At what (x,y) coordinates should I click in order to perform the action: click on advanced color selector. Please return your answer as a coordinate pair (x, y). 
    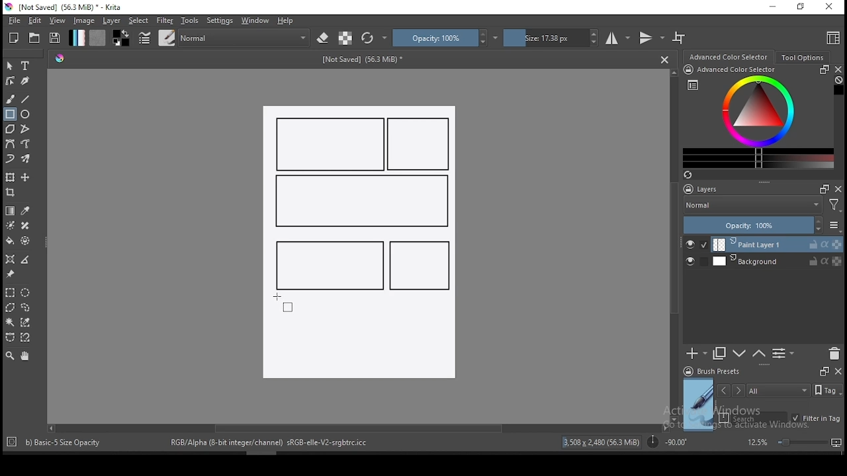
    Looking at the image, I should click on (756, 116).